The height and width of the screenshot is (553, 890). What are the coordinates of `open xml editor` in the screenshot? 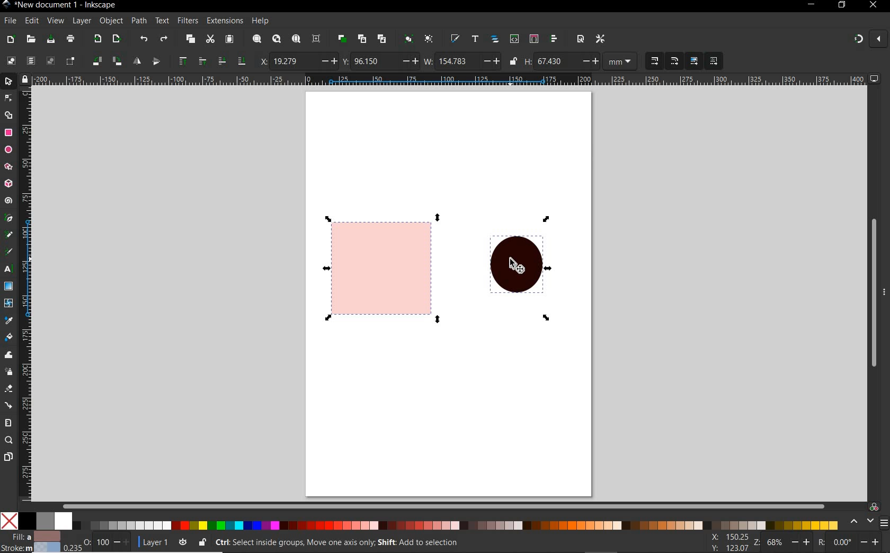 It's located at (514, 39).